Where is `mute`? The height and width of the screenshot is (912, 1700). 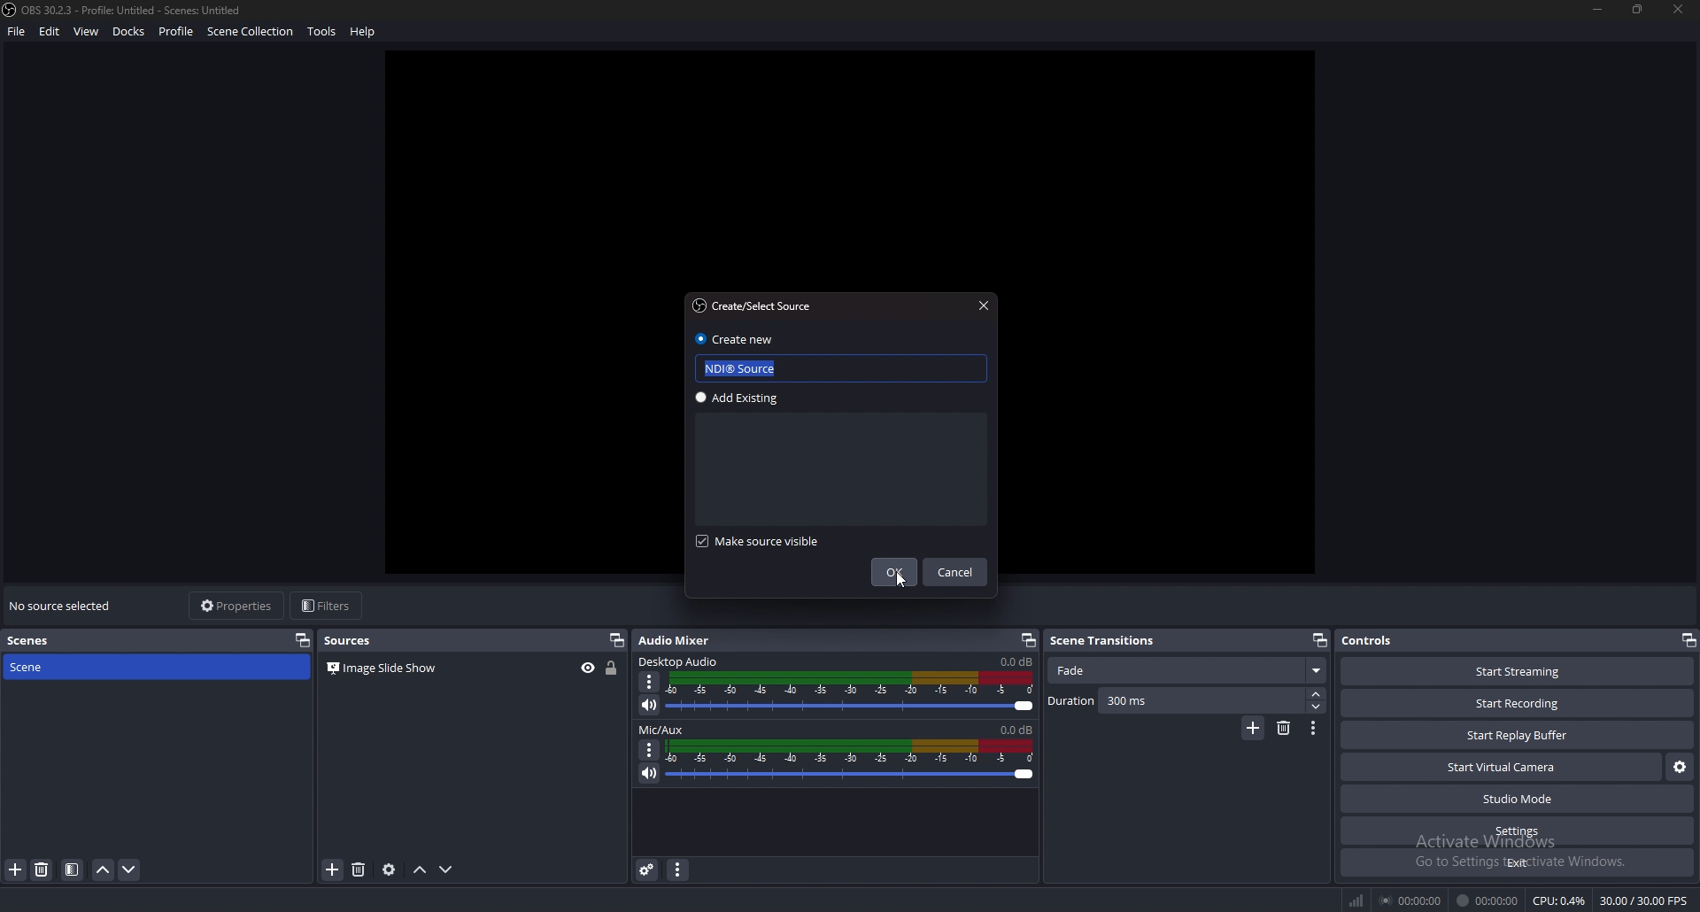
mute is located at coordinates (649, 774).